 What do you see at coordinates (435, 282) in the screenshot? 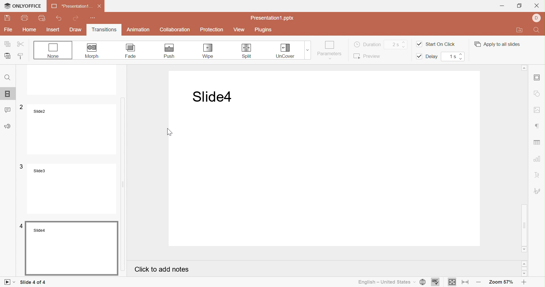
I see `Spell checking` at bounding box center [435, 282].